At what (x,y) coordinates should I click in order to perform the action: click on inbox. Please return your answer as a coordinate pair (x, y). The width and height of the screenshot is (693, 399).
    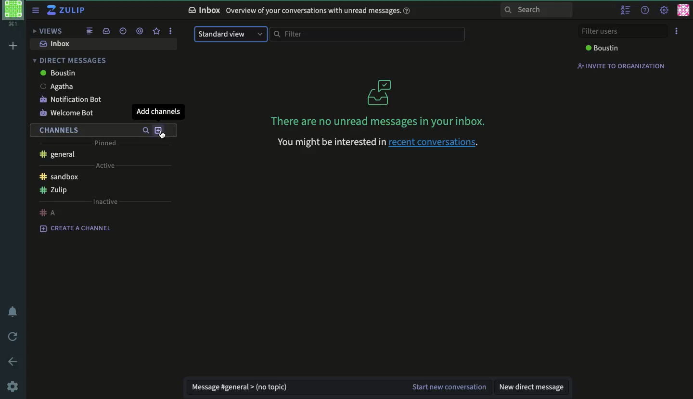
    Looking at the image, I should click on (54, 44).